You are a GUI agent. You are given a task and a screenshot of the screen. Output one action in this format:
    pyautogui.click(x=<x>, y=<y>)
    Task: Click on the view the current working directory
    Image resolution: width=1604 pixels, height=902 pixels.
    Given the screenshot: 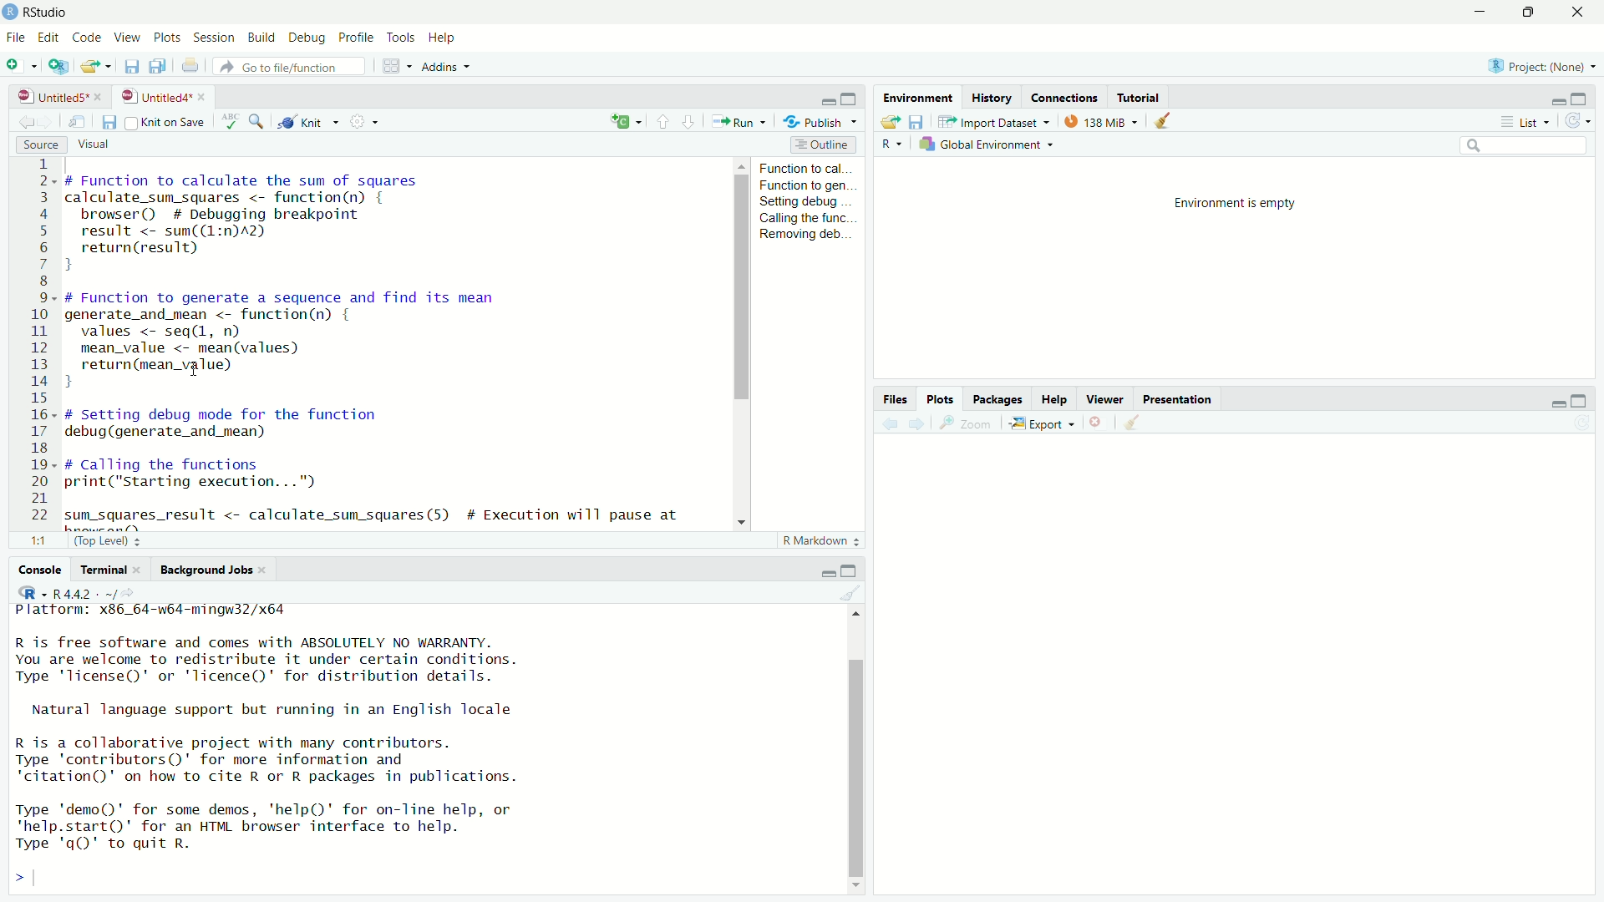 What is the action you would take?
    pyautogui.click(x=133, y=592)
    